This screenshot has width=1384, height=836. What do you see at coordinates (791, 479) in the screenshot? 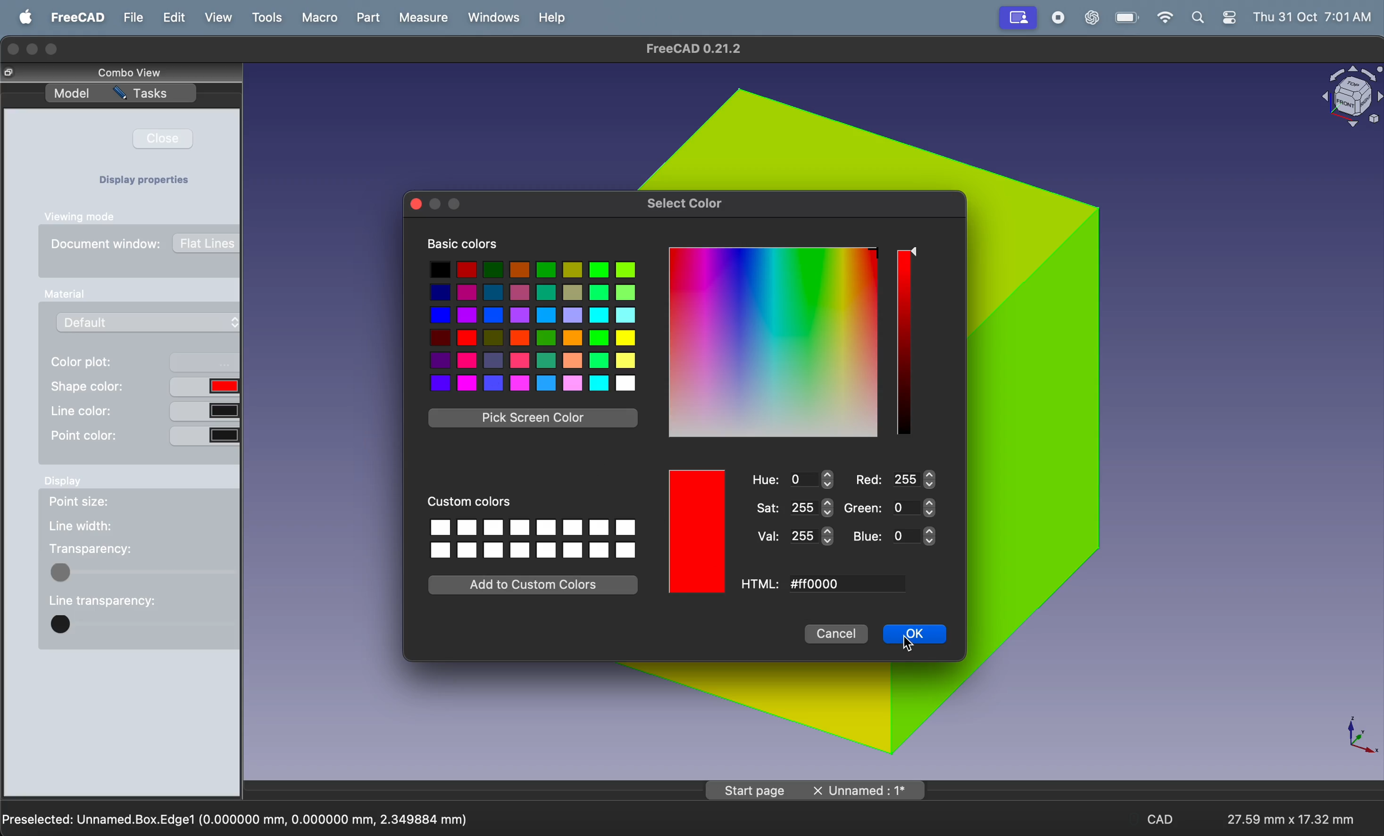
I see `hue` at bounding box center [791, 479].